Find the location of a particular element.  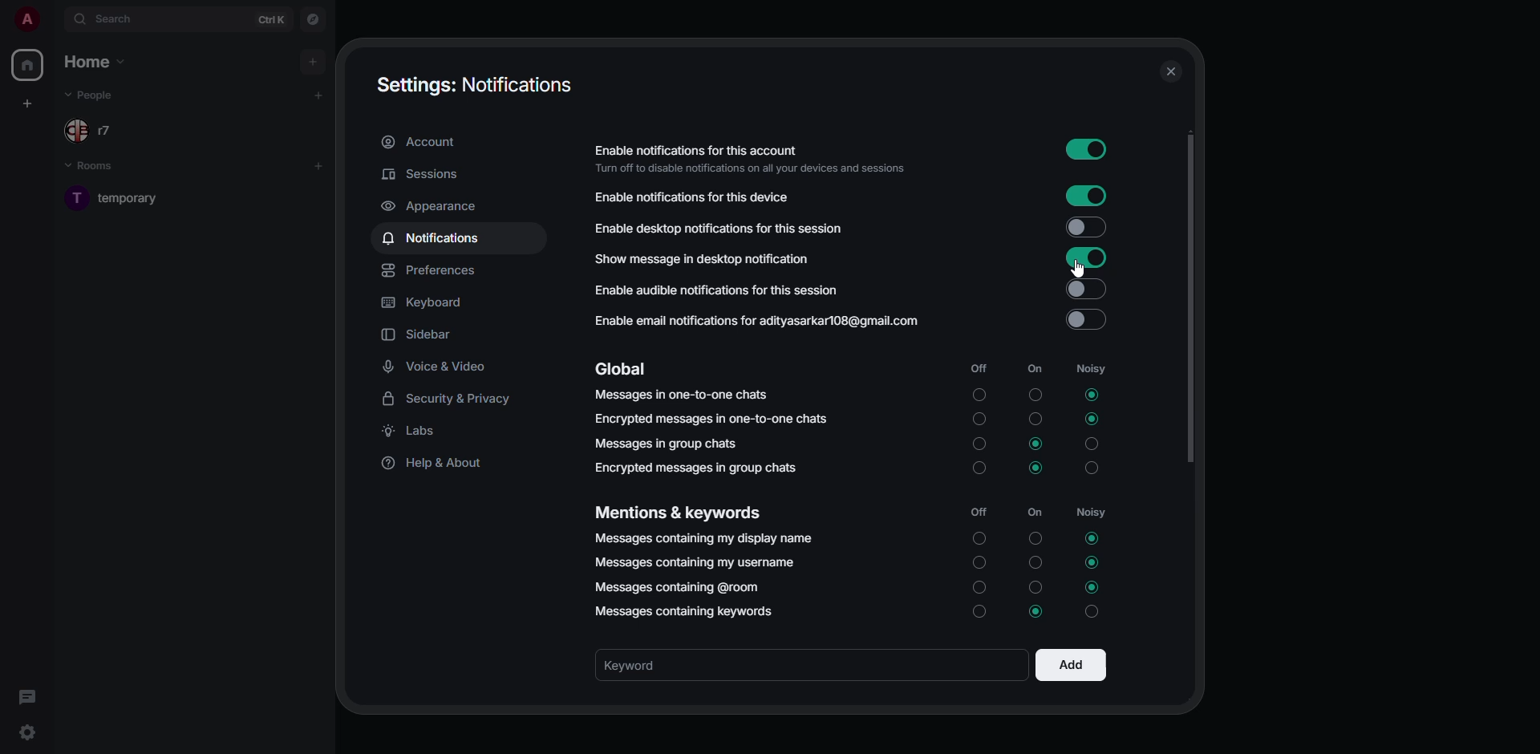

messages containing username is located at coordinates (695, 561).